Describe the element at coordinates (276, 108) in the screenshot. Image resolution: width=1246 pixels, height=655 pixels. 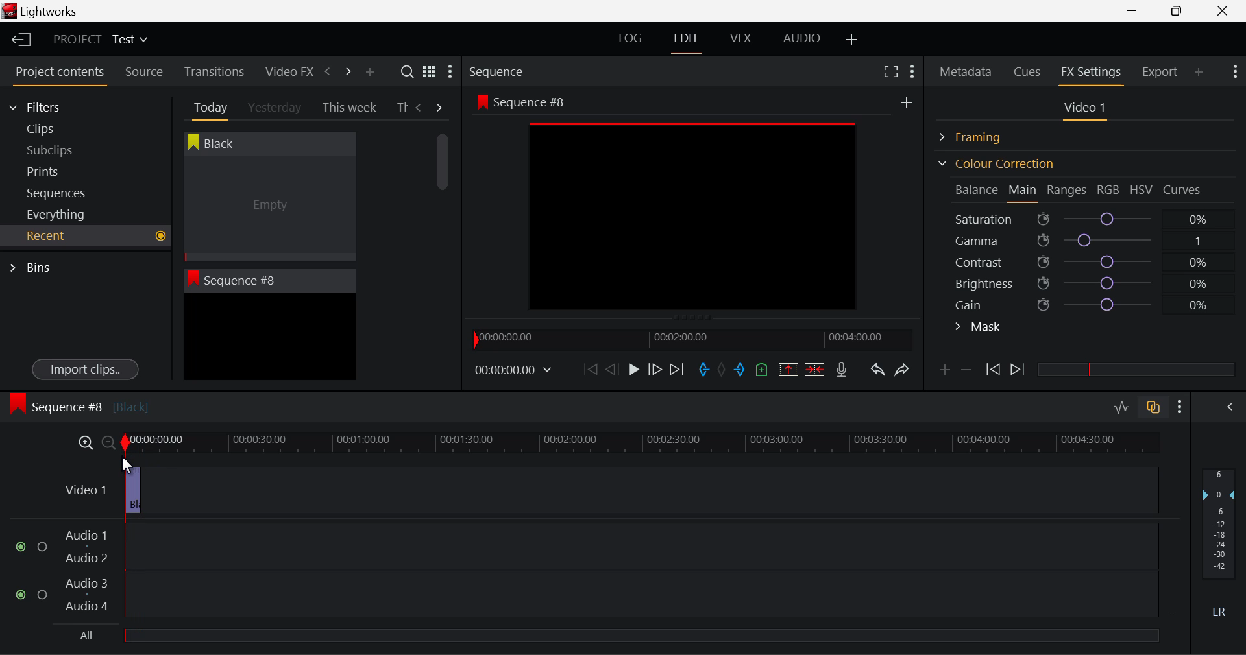
I see `Yesterday Tab` at that location.